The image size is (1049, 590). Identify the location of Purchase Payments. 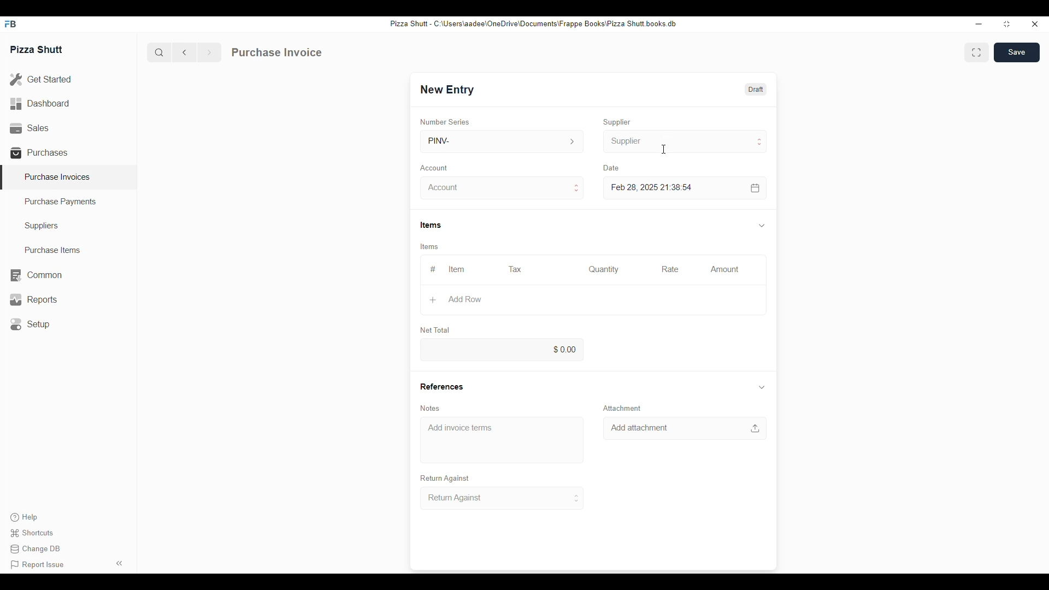
(61, 202).